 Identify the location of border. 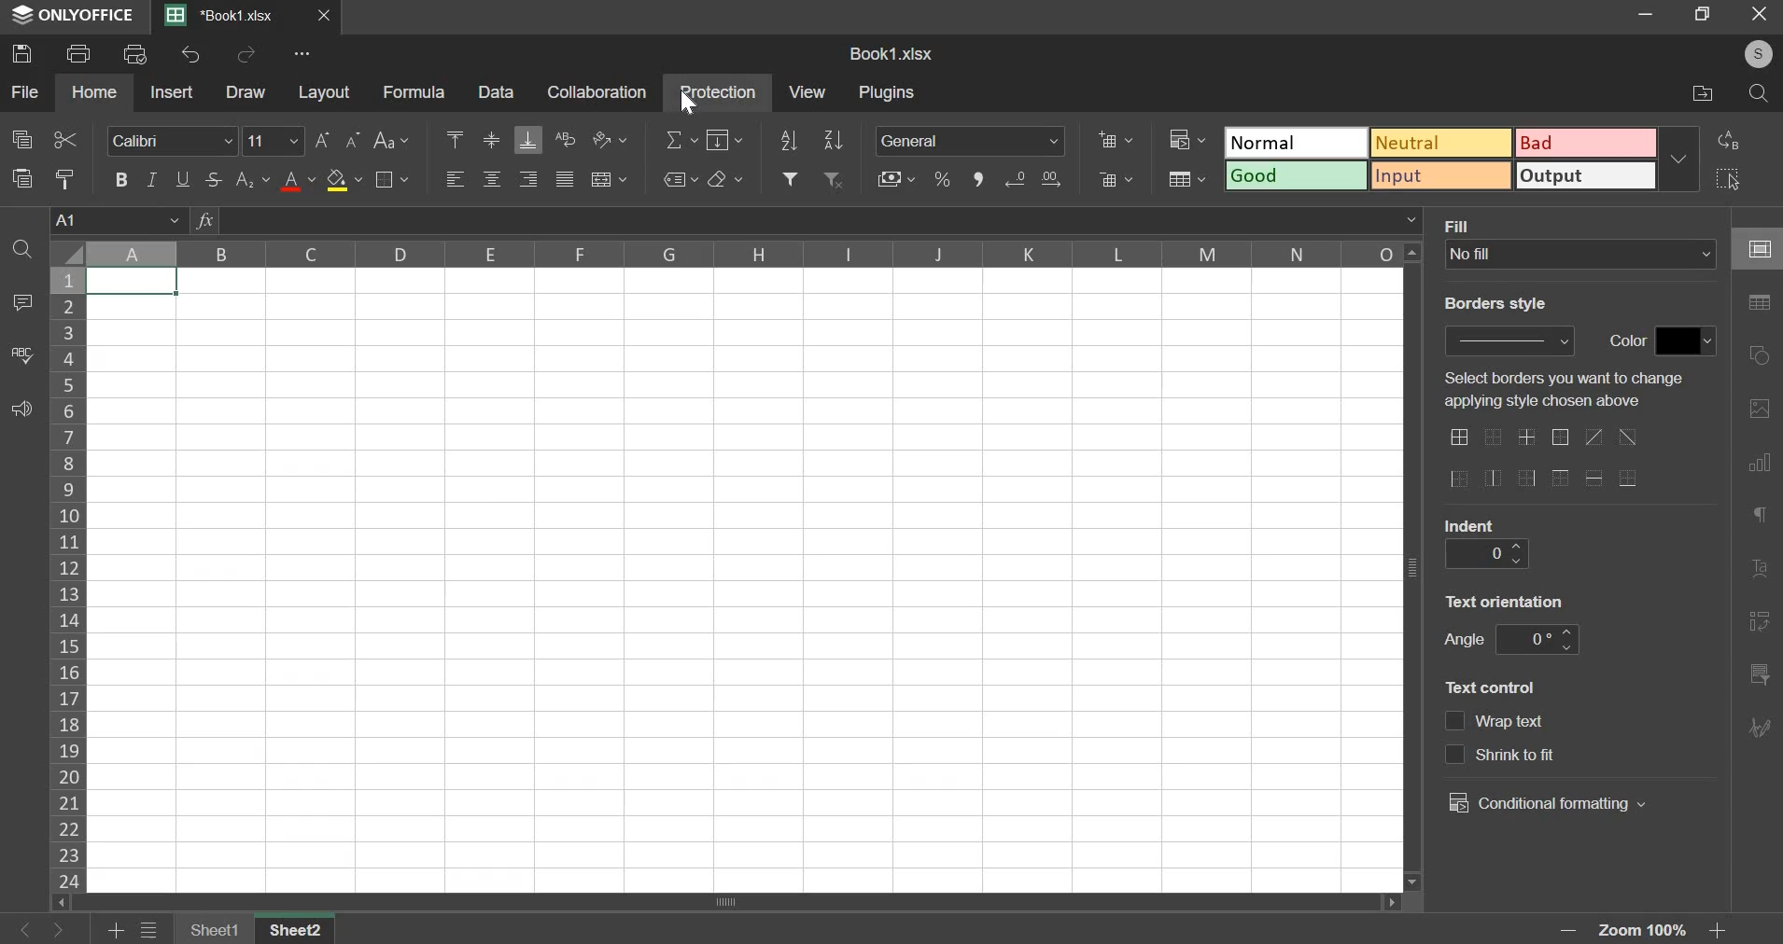
(392, 179).